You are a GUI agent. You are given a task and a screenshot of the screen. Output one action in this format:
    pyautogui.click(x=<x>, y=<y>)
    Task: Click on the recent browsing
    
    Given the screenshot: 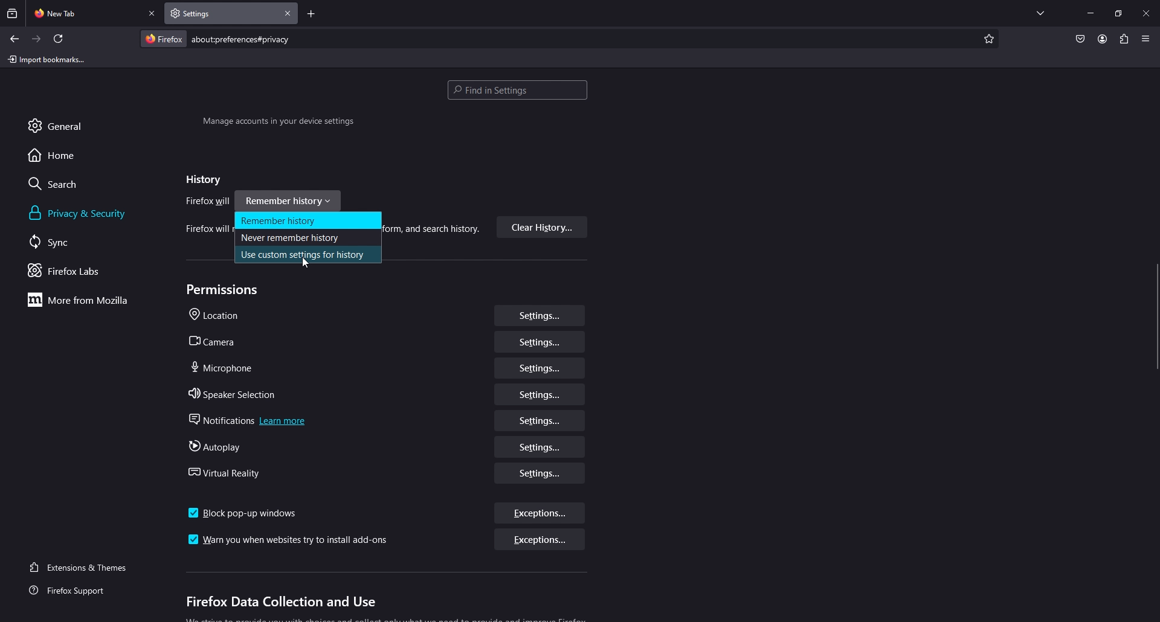 What is the action you would take?
    pyautogui.click(x=13, y=13)
    